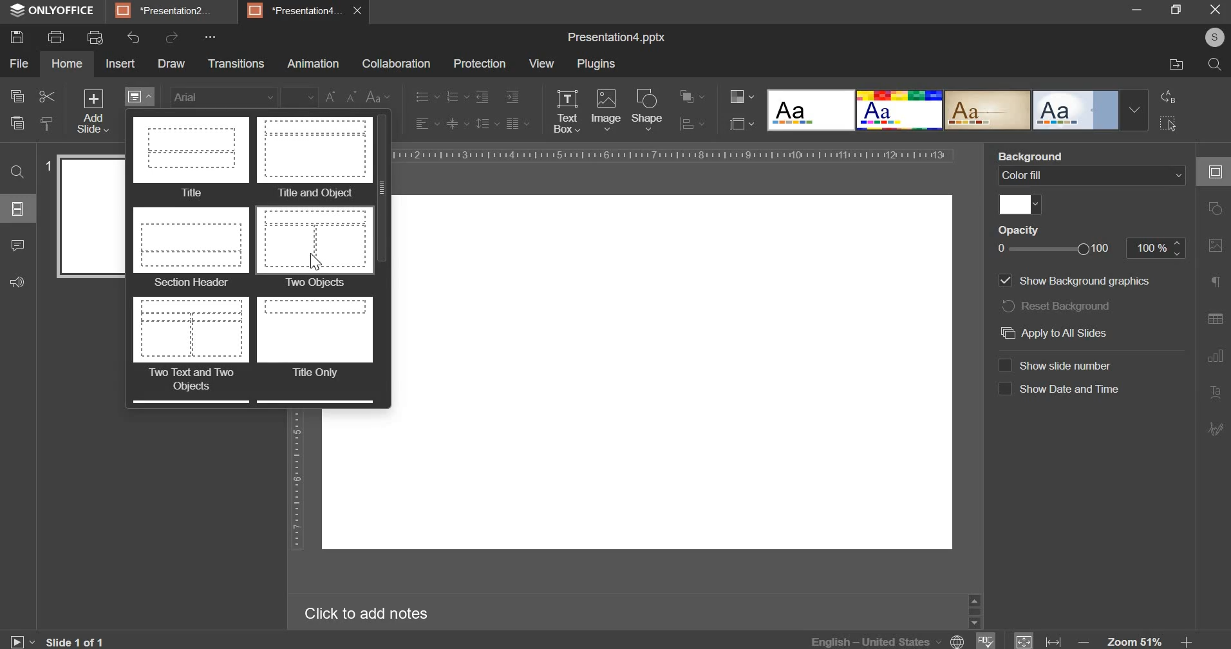 The image size is (1231, 649). I want to click on fit to width, so click(1055, 641).